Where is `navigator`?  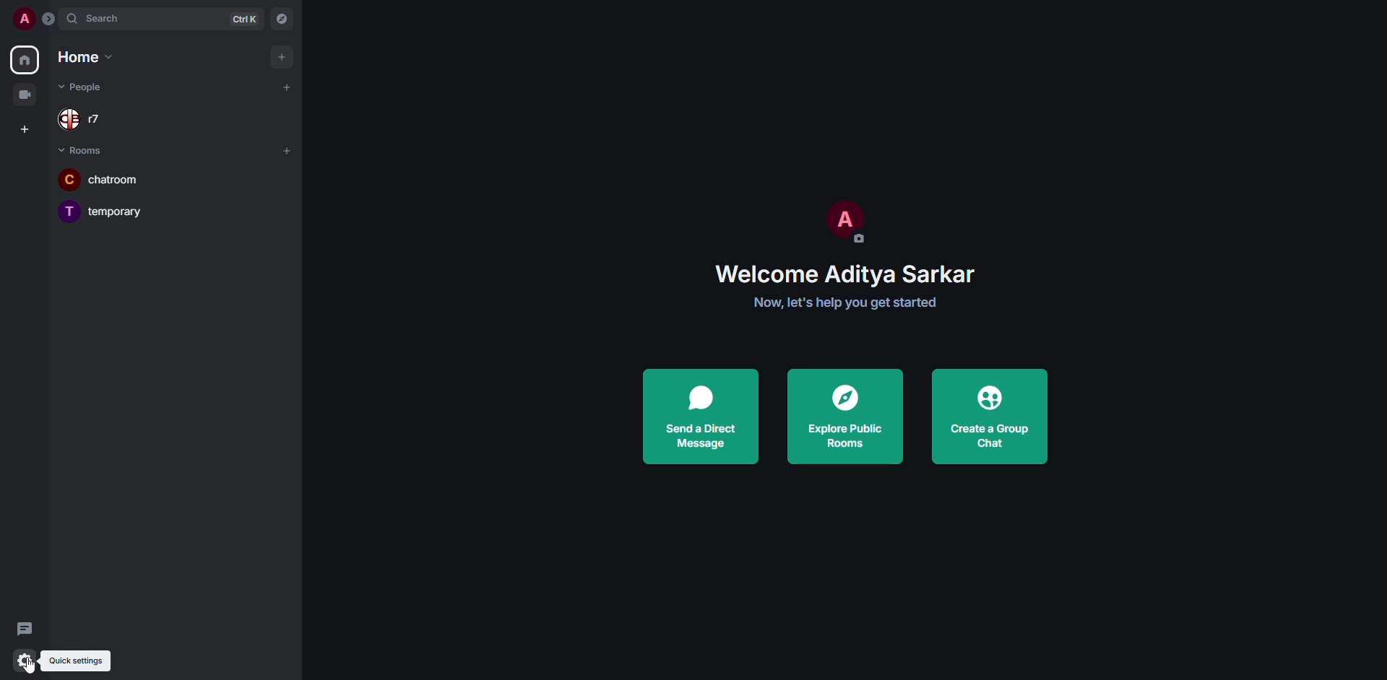 navigator is located at coordinates (283, 17).